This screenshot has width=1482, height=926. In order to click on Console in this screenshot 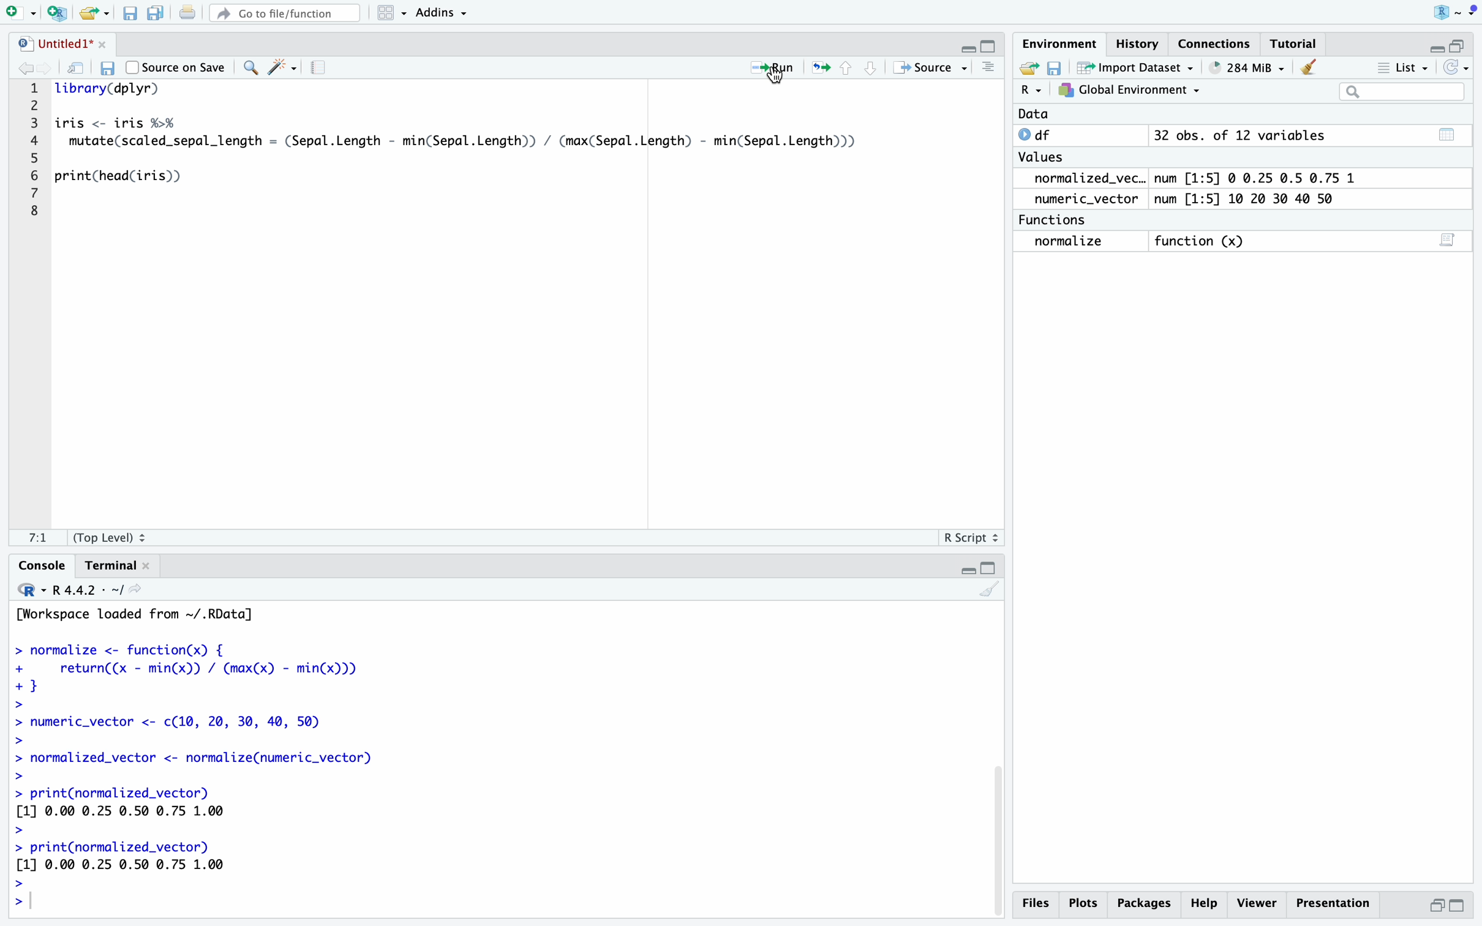, I will do `click(39, 564)`.